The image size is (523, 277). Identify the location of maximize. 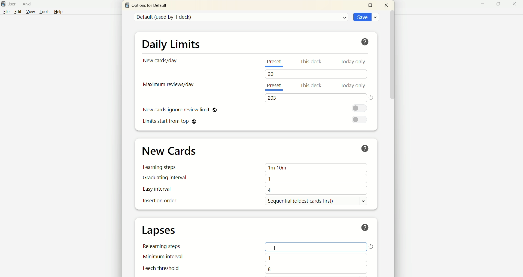
(496, 4).